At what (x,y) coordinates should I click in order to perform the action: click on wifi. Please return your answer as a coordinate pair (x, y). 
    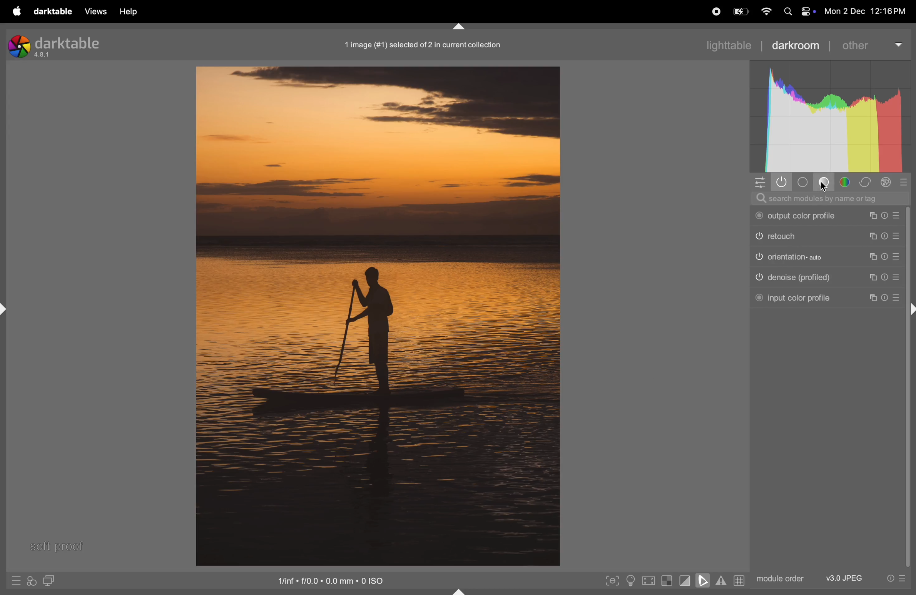
    Looking at the image, I should click on (765, 12).